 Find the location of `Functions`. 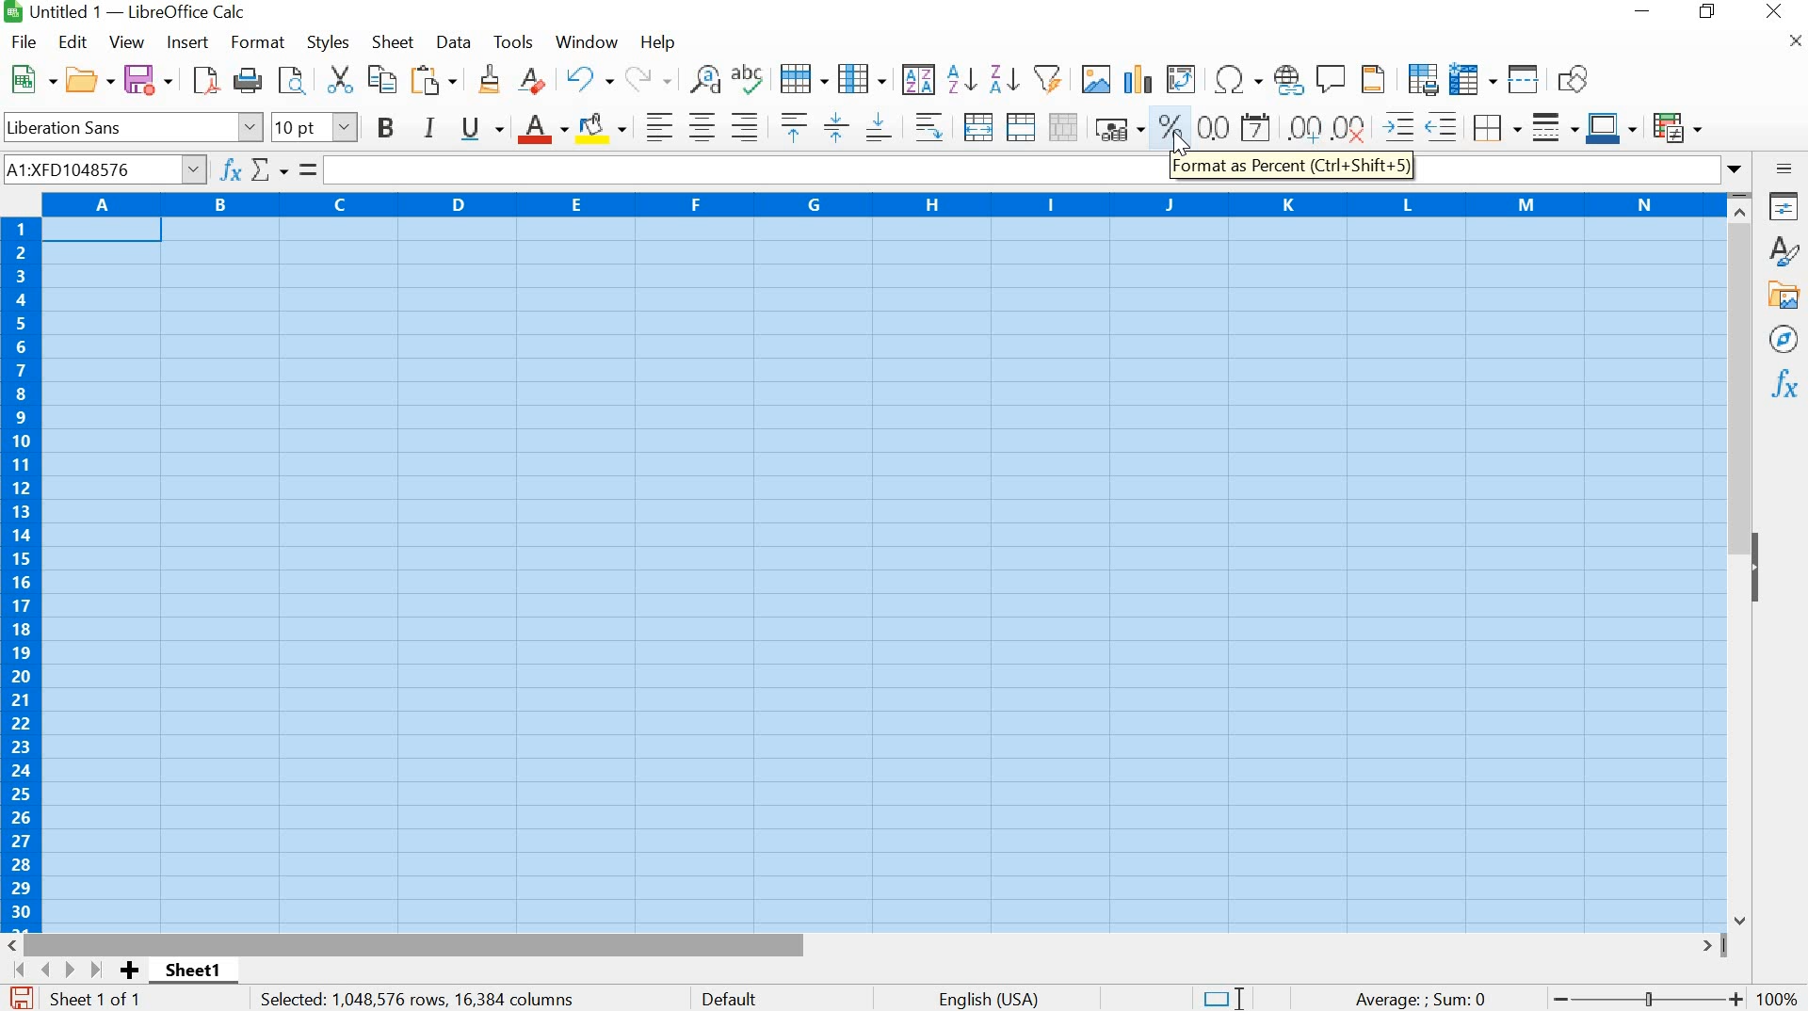

Functions is located at coordinates (1782, 381).